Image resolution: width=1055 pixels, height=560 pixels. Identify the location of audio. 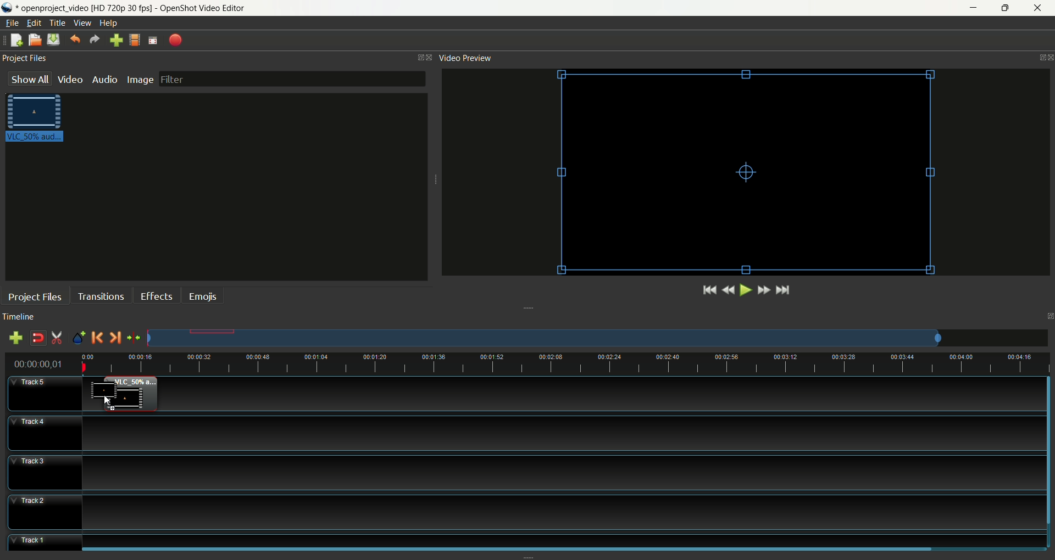
(104, 80).